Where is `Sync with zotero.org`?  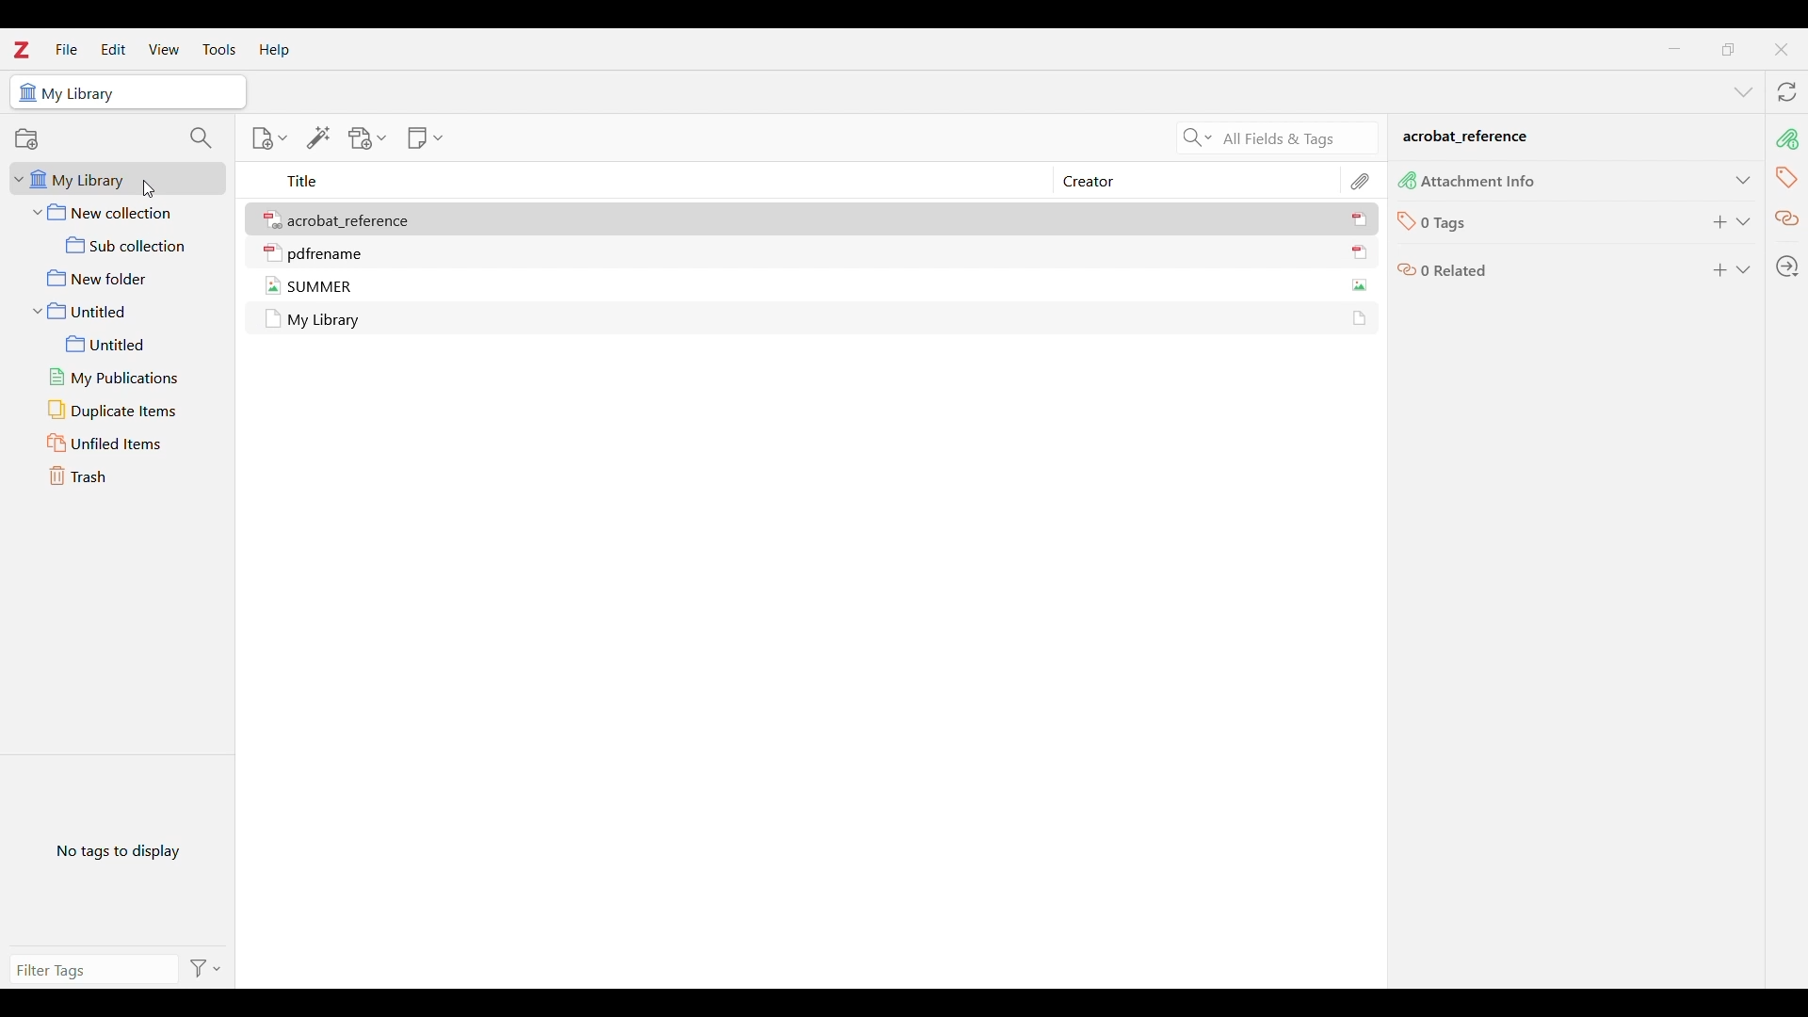
Sync with zotero.org is located at coordinates (1786, 95).